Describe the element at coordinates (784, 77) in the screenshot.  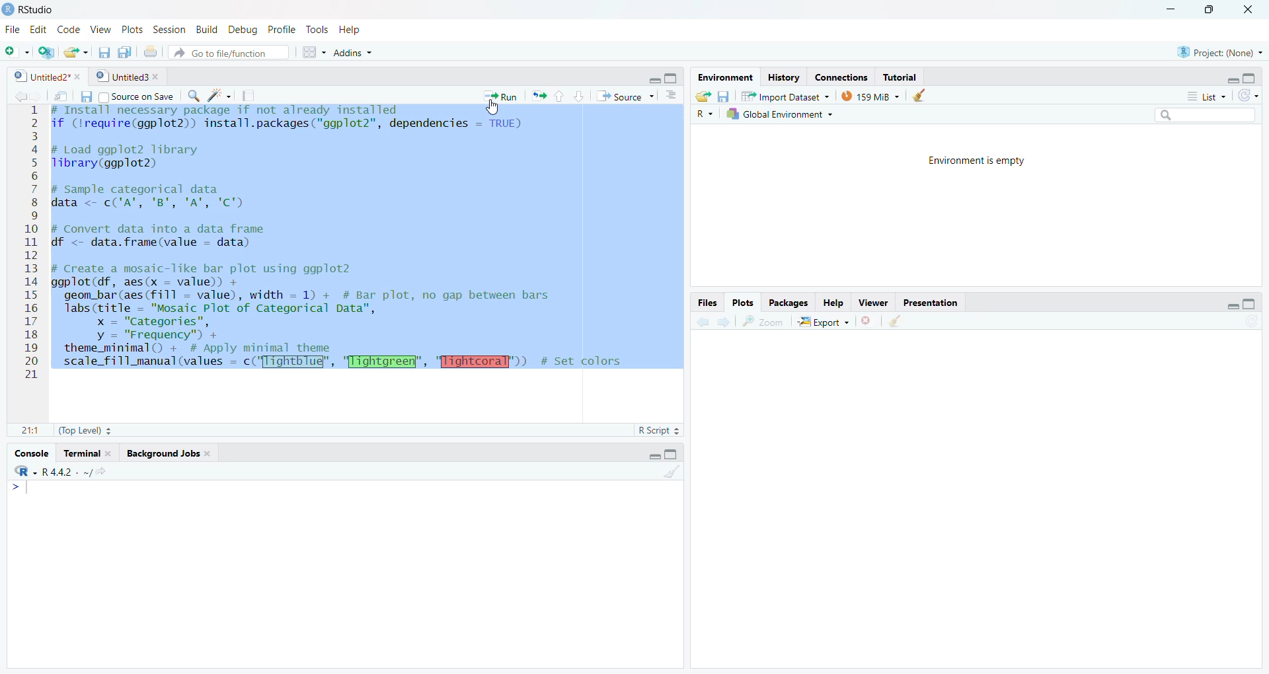
I see `History` at that location.